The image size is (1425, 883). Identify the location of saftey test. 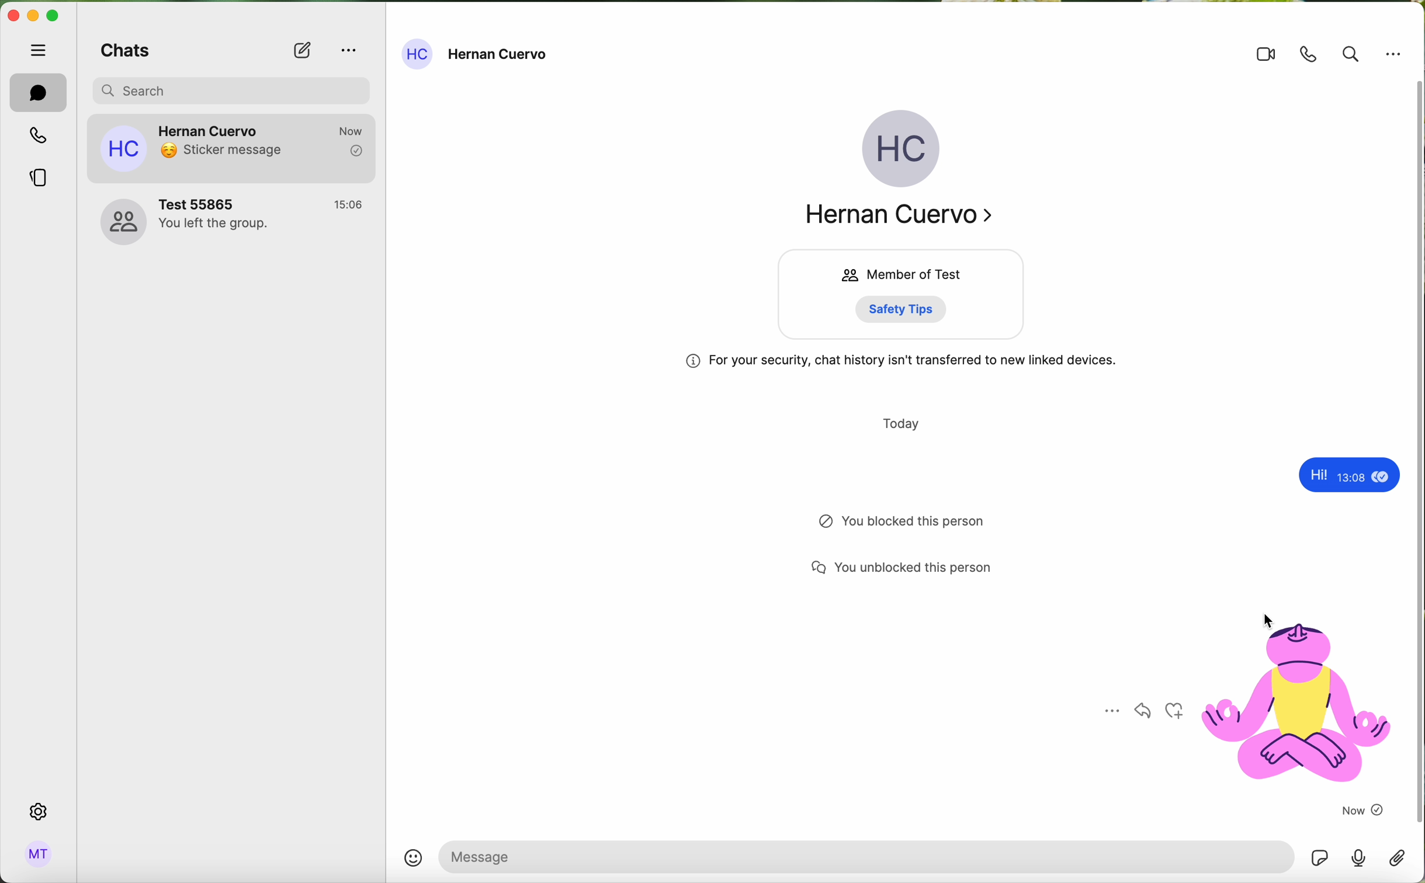
(911, 309).